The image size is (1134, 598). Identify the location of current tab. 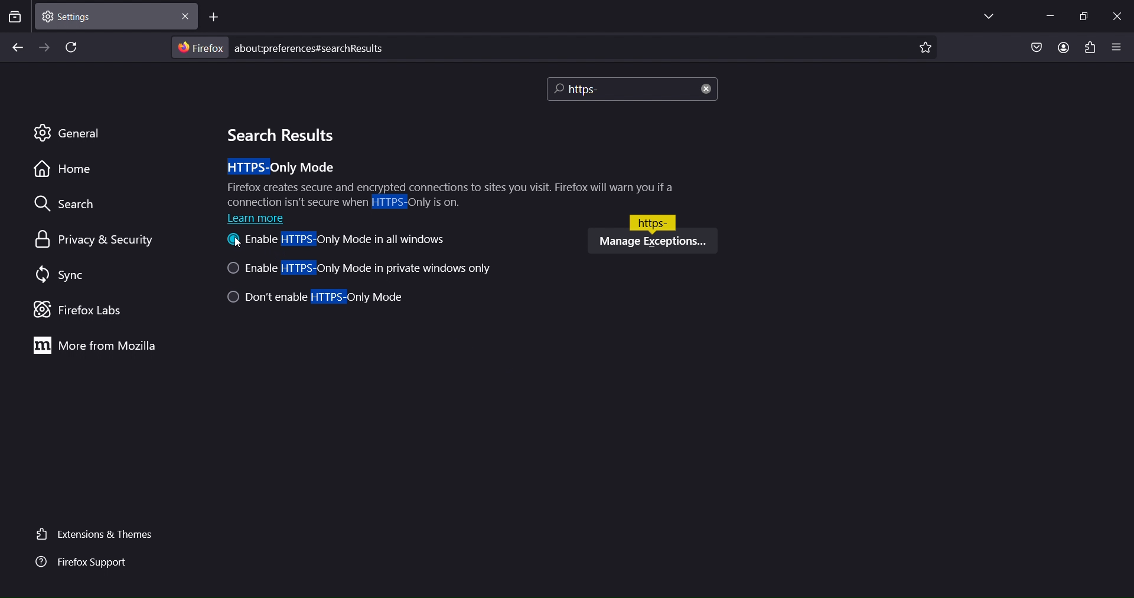
(114, 17).